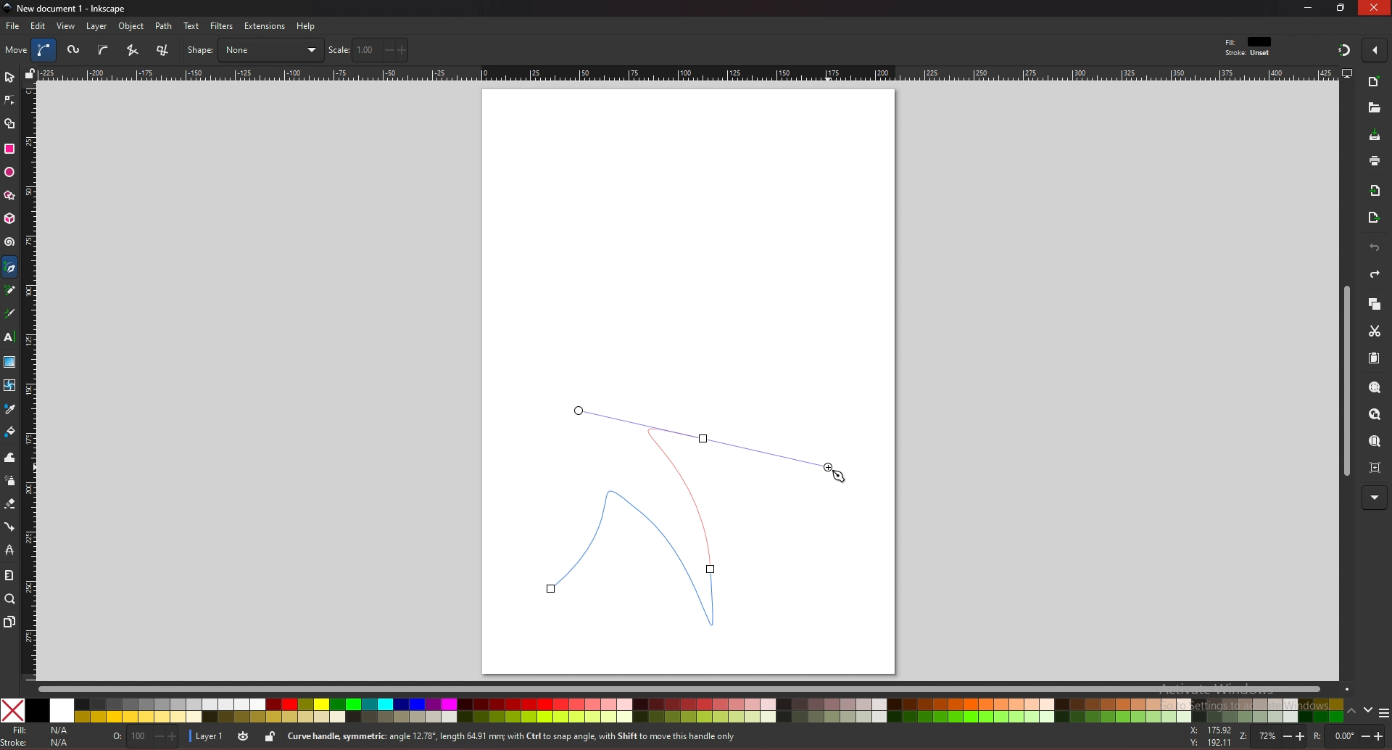  What do you see at coordinates (12, 315) in the screenshot?
I see `calligraphy` at bounding box center [12, 315].